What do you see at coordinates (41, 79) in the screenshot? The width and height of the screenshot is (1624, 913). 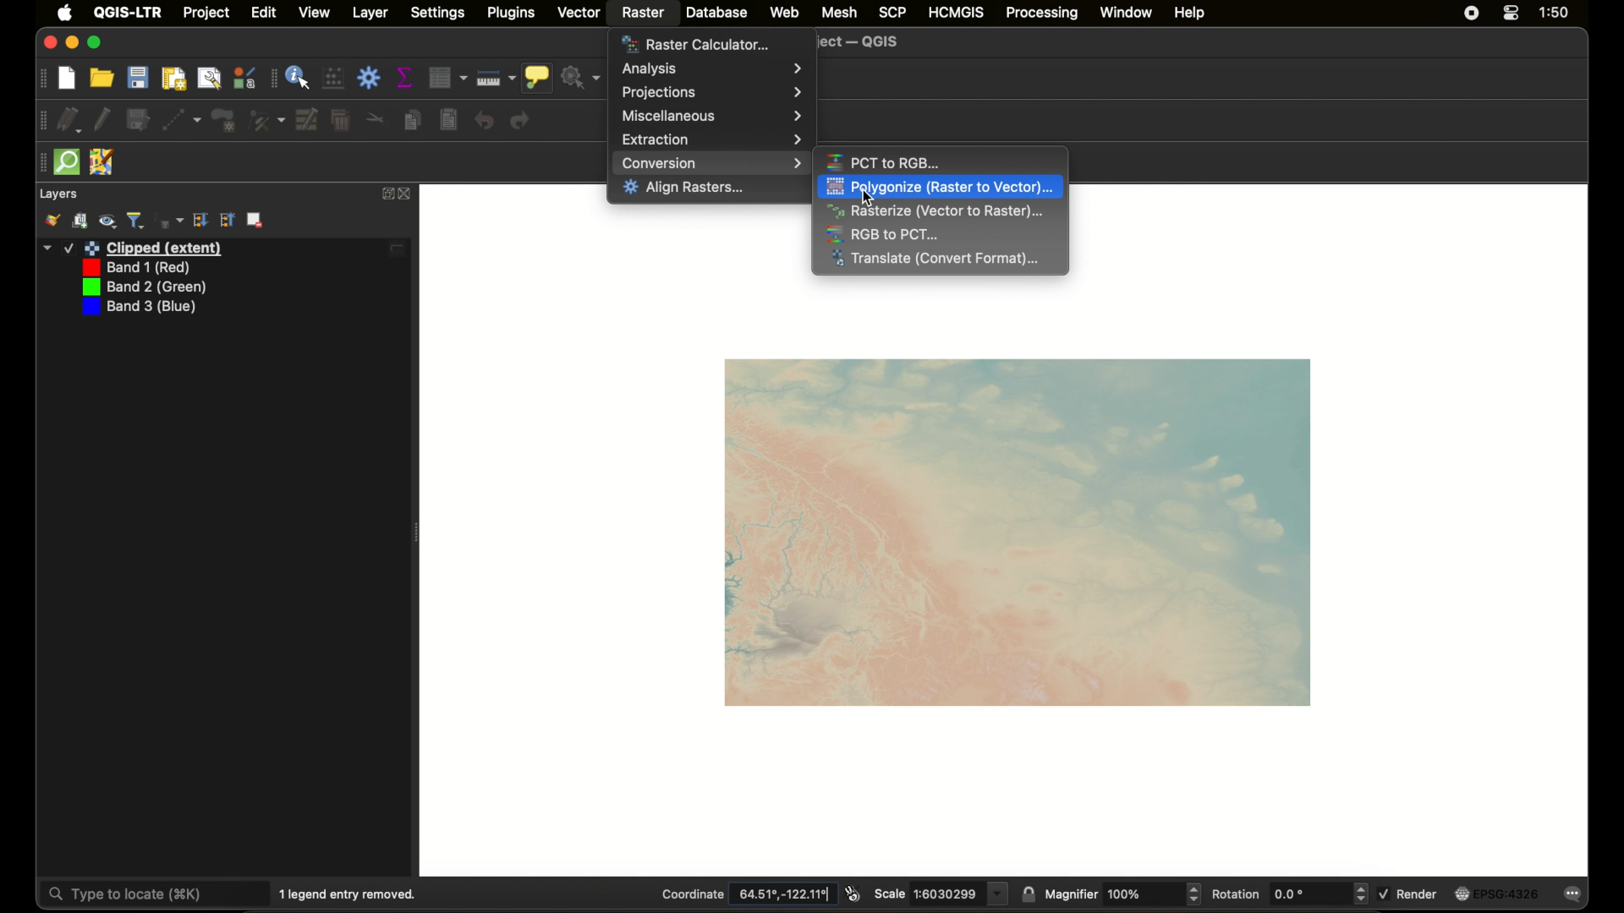 I see `drag handle` at bounding box center [41, 79].